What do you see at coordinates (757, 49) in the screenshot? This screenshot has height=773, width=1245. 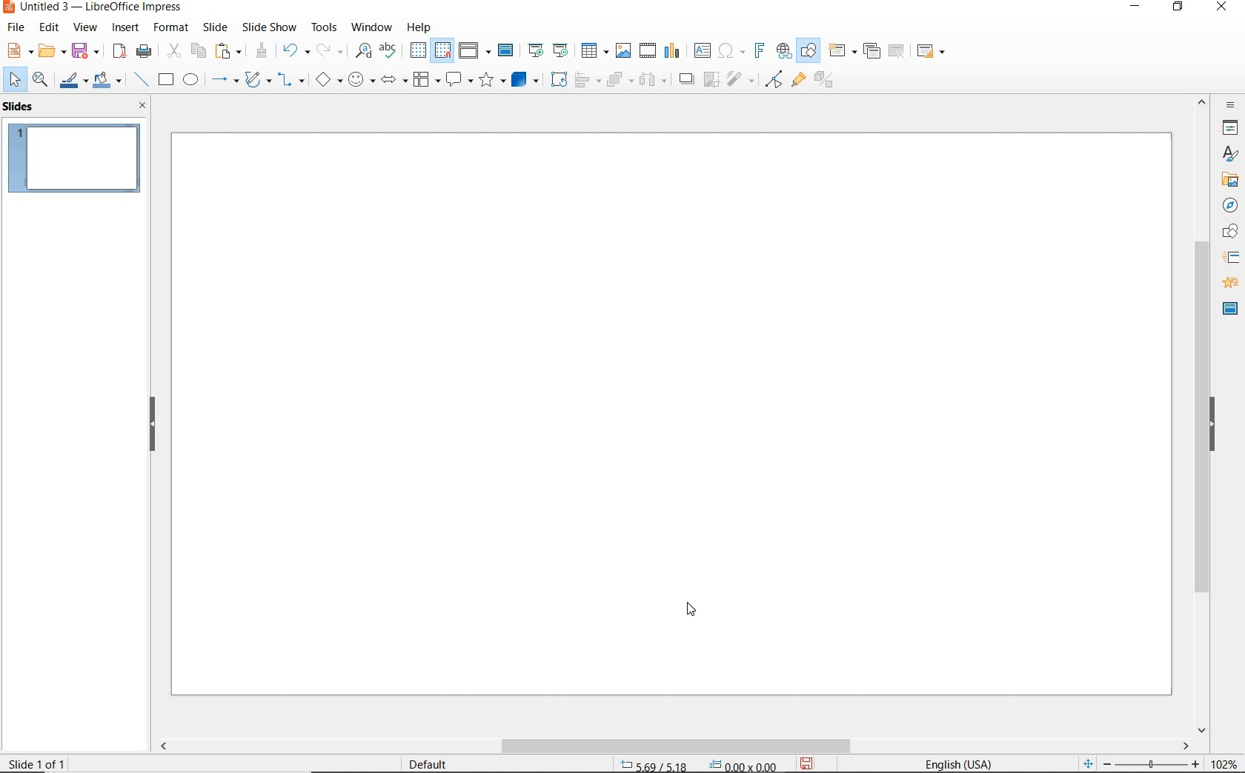 I see `INSERT FRONTWORK TEXT` at bounding box center [757, 49].